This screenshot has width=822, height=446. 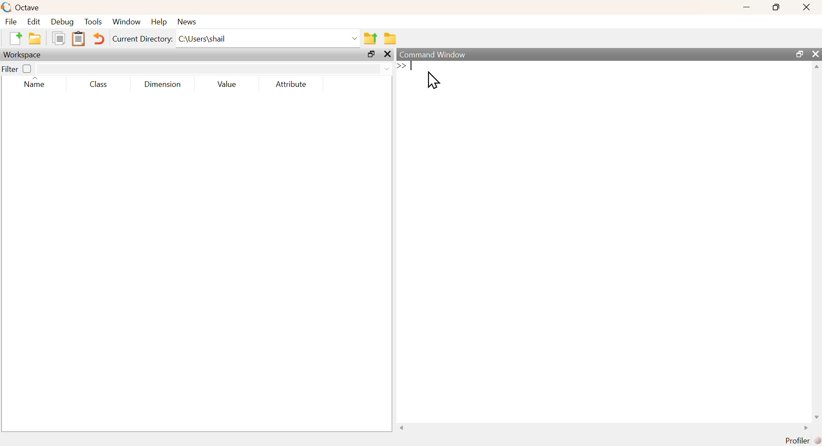 What do you see at coordinates (142, 39) in the screenshot?
I see `Current Directory:` at bounding box center [142, 39].